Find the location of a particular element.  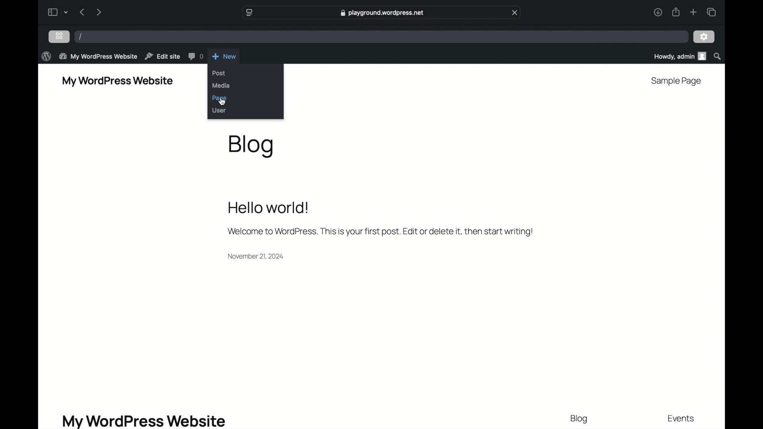

search is located at coordinates (717, 56).